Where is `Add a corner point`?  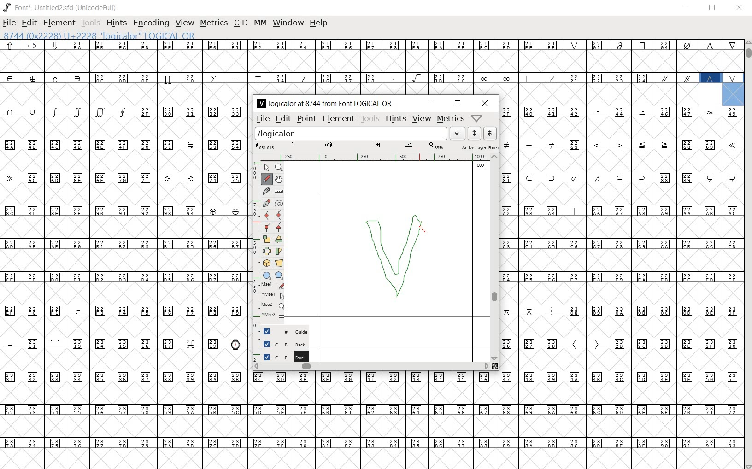 Add a corner point is located at coordinates (267, 228).